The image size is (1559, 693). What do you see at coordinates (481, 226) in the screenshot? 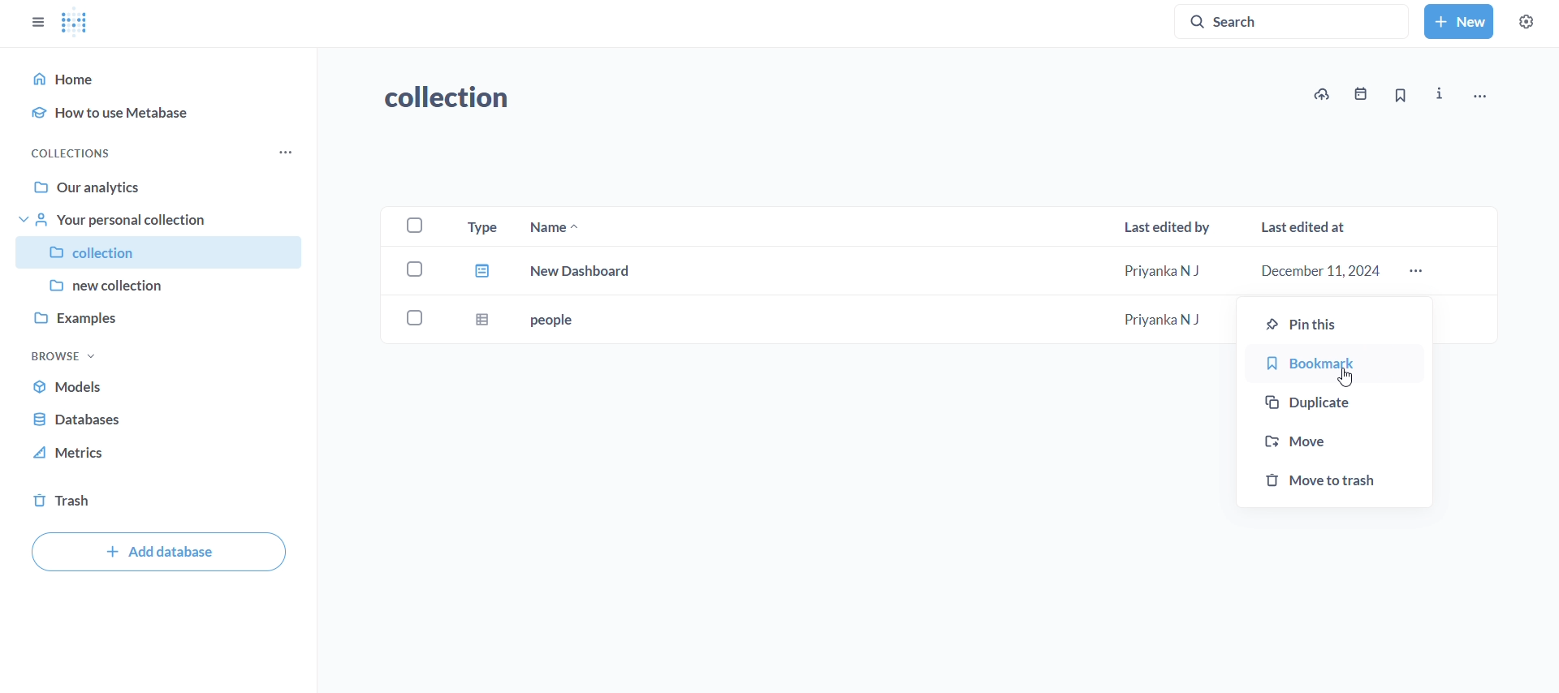
I see `type` at bounding box center [481, 226].